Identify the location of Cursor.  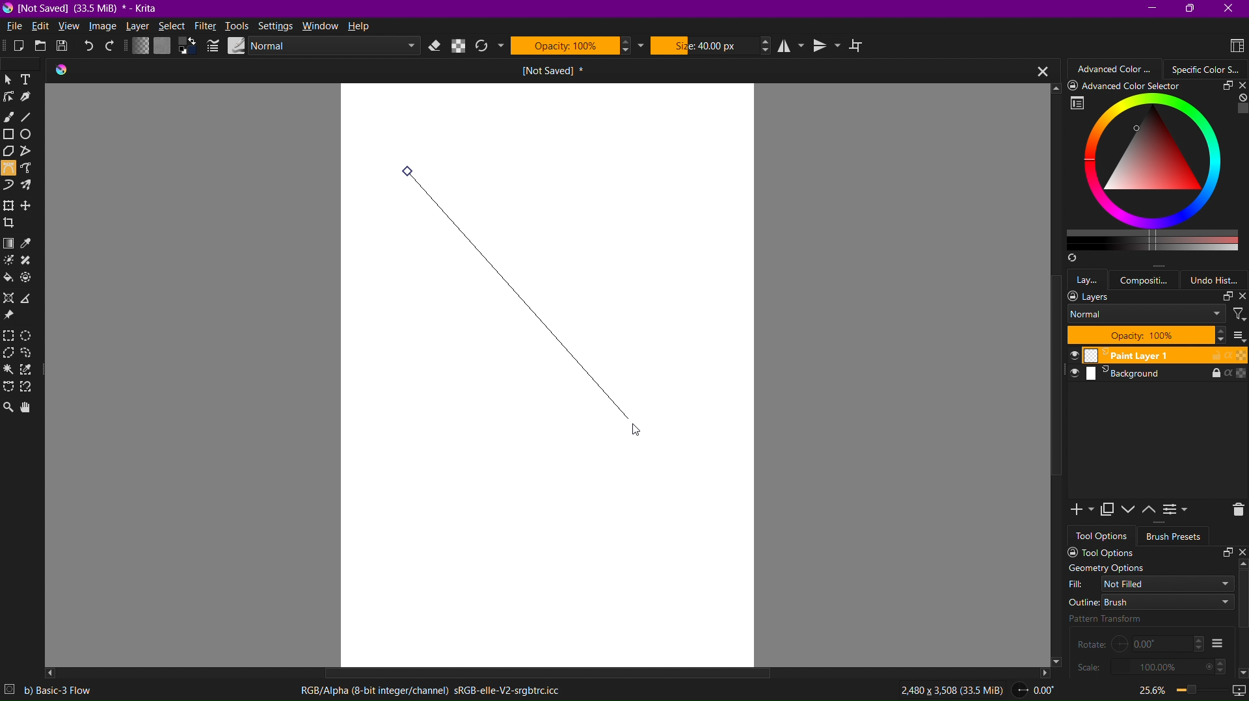
(644, 432).